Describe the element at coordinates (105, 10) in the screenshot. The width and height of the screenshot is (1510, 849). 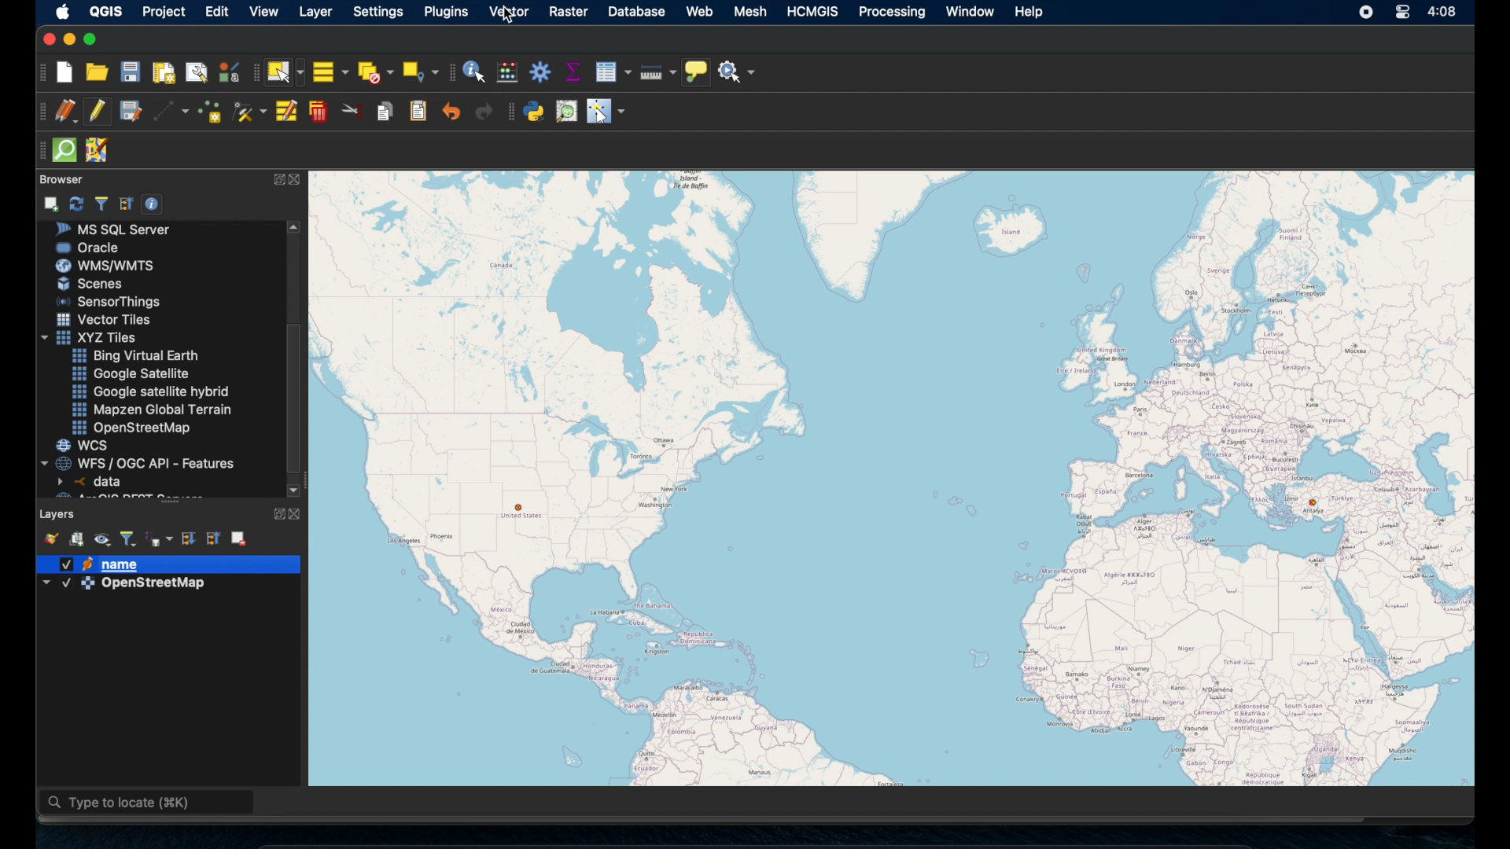
I see `QGIS` at that location.